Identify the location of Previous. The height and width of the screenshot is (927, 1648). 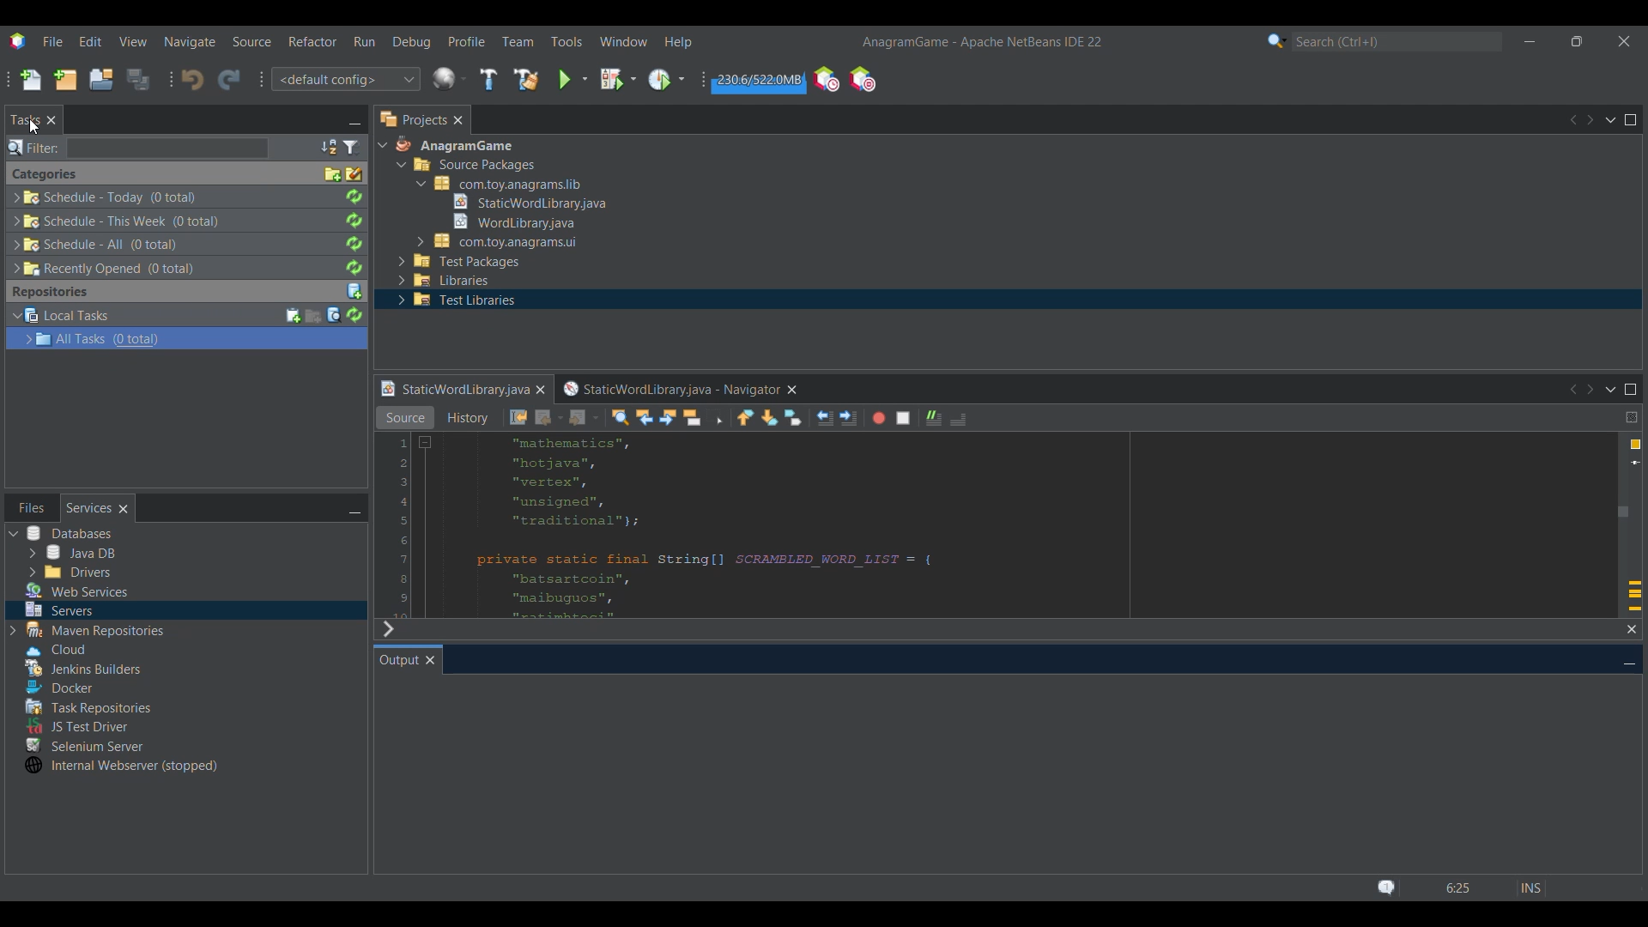
(1572, 389).